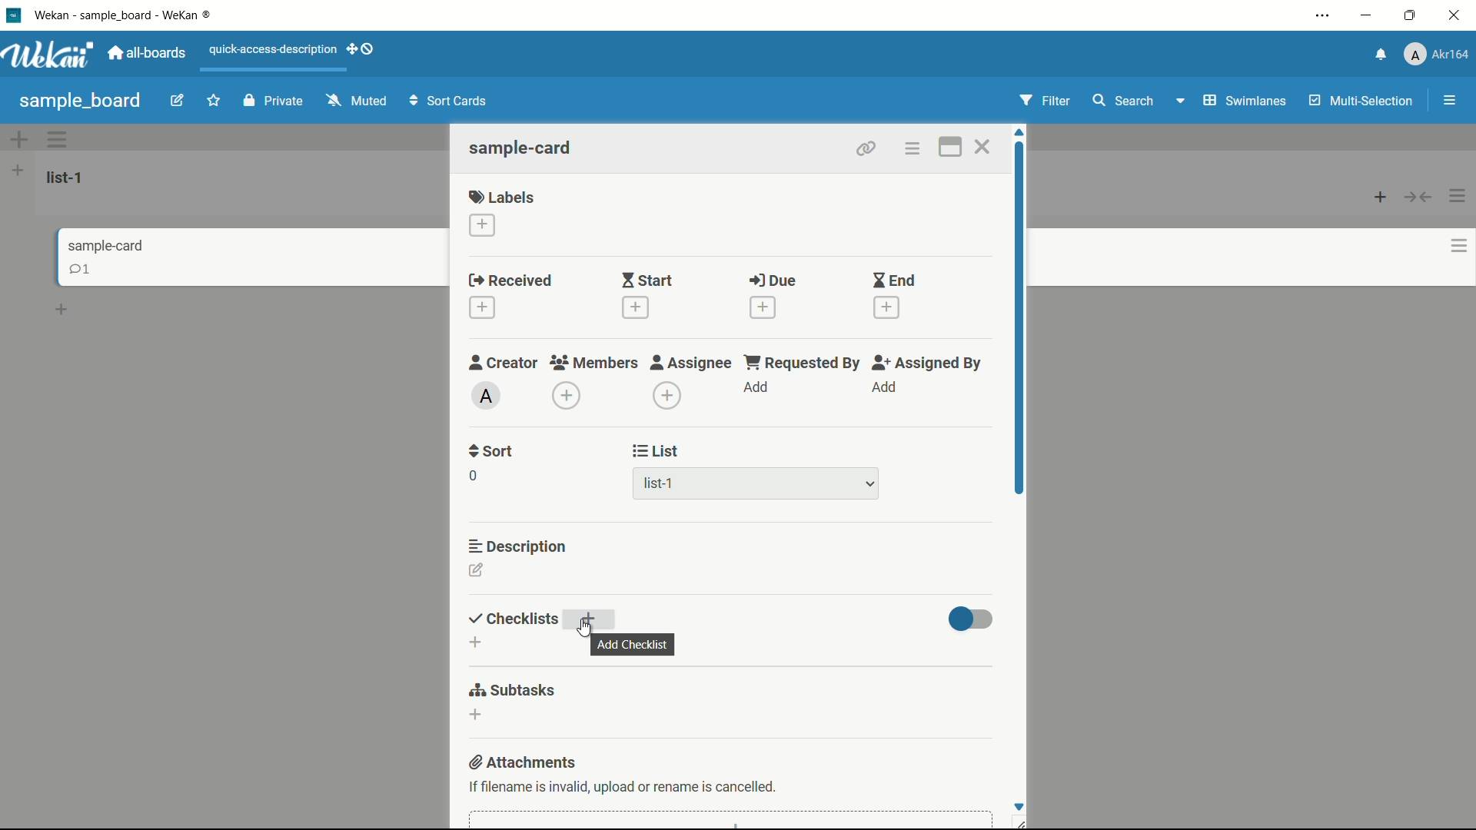 The width and height of the screenshot is (1476, 830). I want to click on options, so click(1453, 243).